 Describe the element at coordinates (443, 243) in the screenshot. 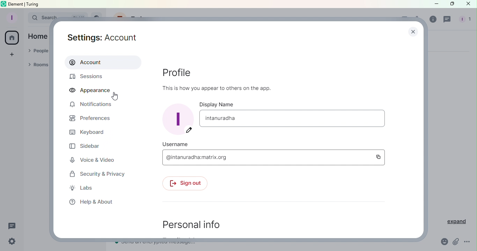

I see `Emoji` at that location.